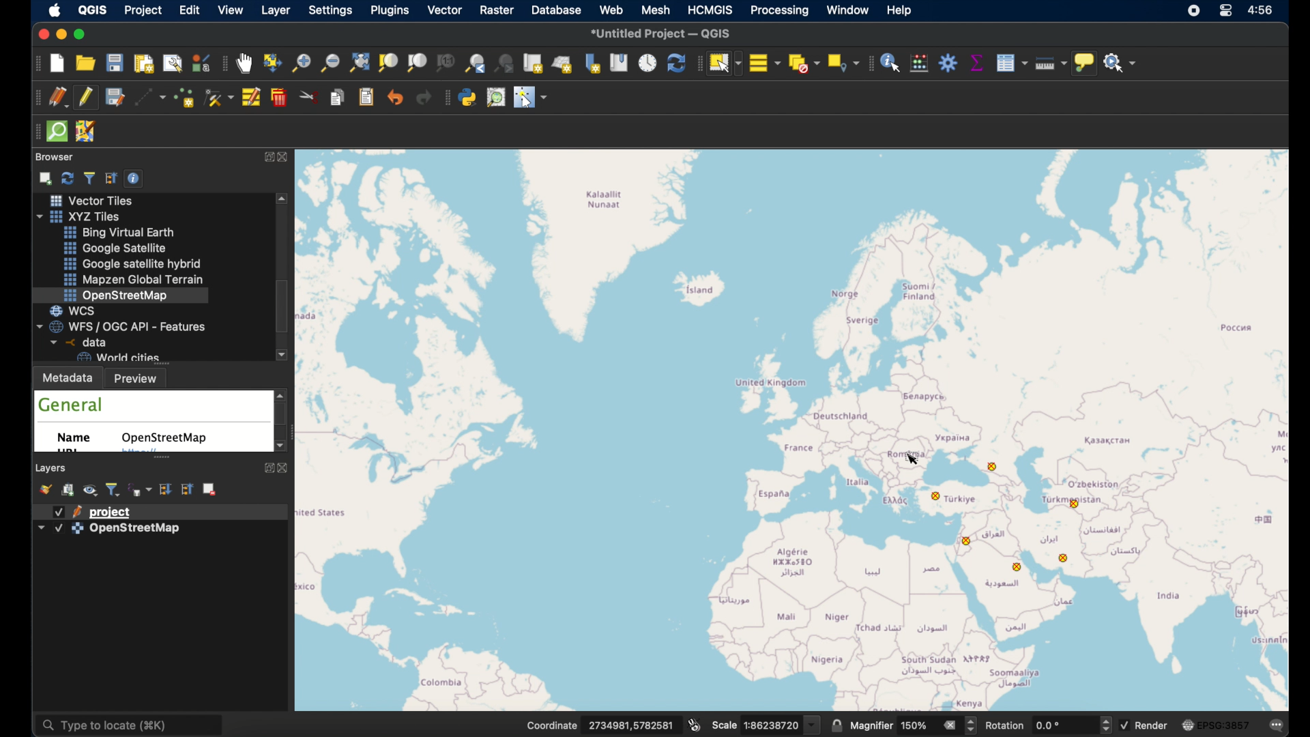  Describe the element at coordinates (1051, 725) in the screenshot. I see `rotation value` at that location.